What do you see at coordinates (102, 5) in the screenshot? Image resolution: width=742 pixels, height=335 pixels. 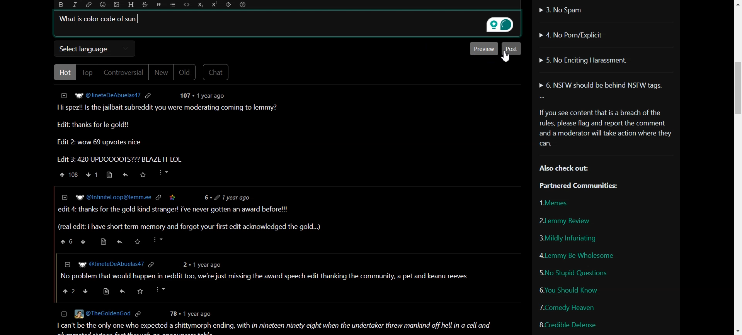 I see `Emoji` at bounding box center [102, 5].